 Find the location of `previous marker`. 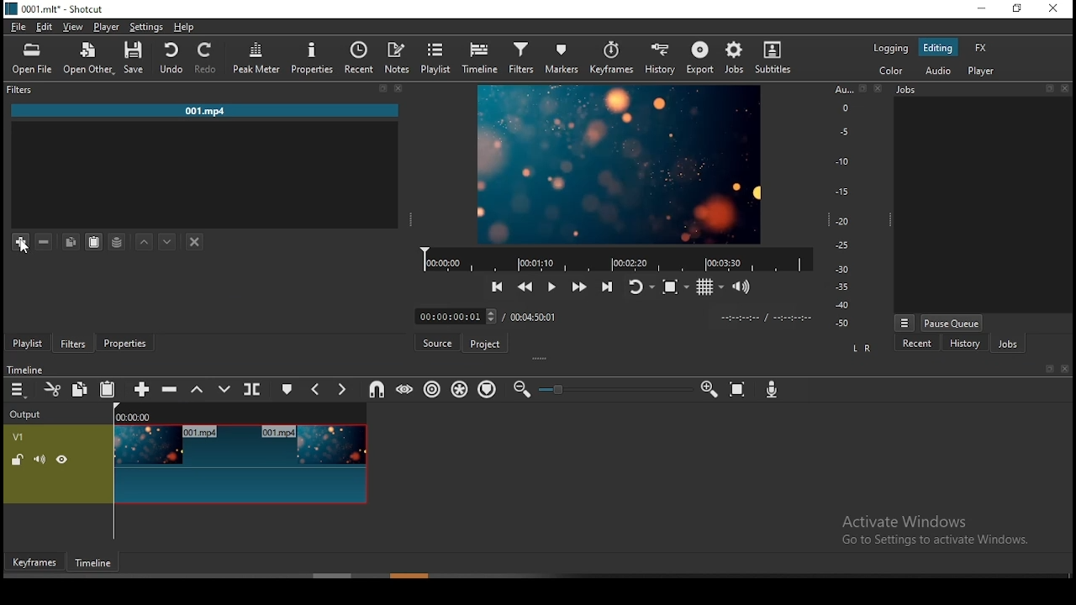

previous marker is located at coordinates (315, 387).